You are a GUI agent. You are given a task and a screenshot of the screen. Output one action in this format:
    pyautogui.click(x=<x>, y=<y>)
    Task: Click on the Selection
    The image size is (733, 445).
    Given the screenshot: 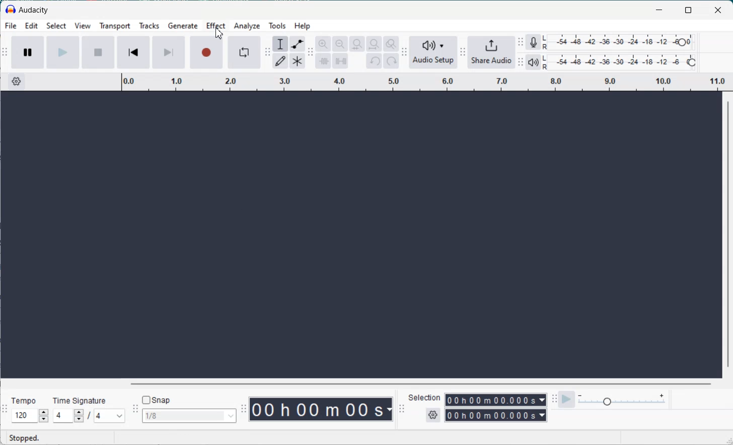 What is the action you would take?
    pyautogui.click(x=425, y=398)
    